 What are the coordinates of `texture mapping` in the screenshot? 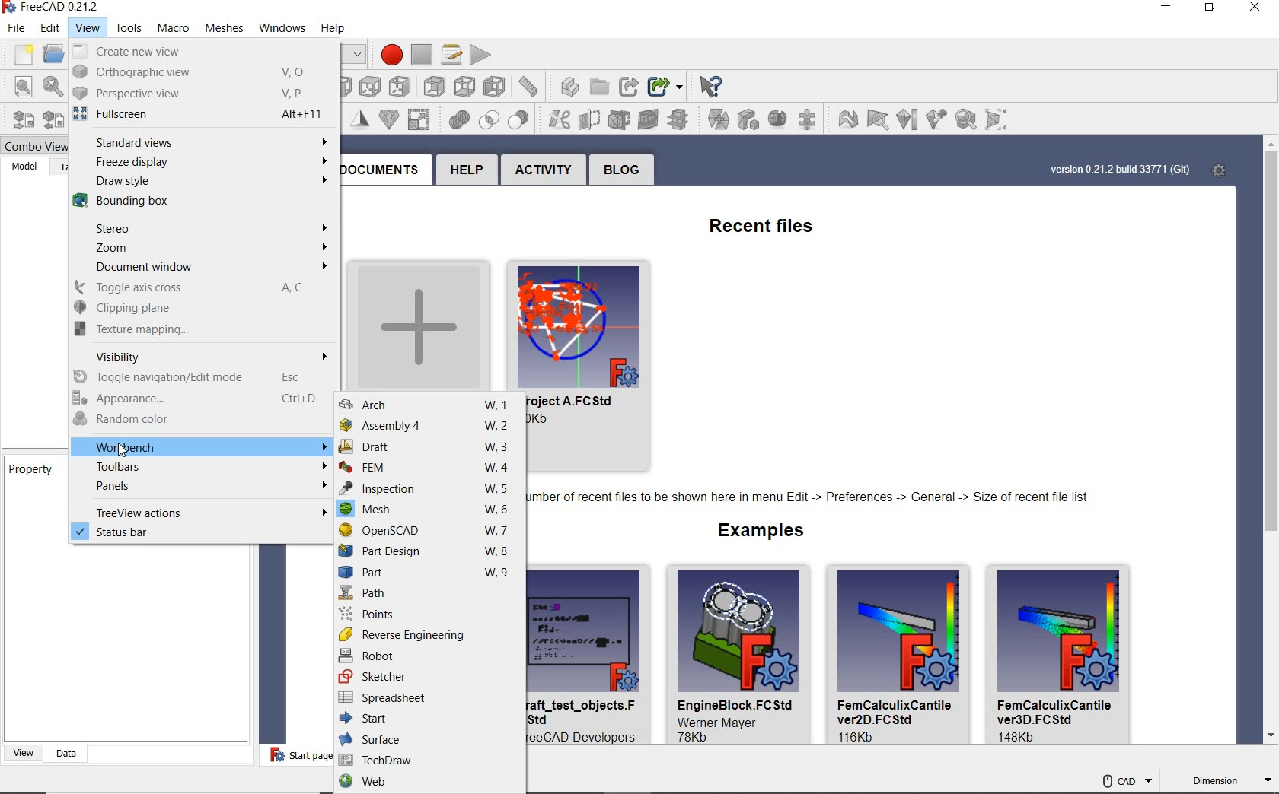 It's located at (193, 329).